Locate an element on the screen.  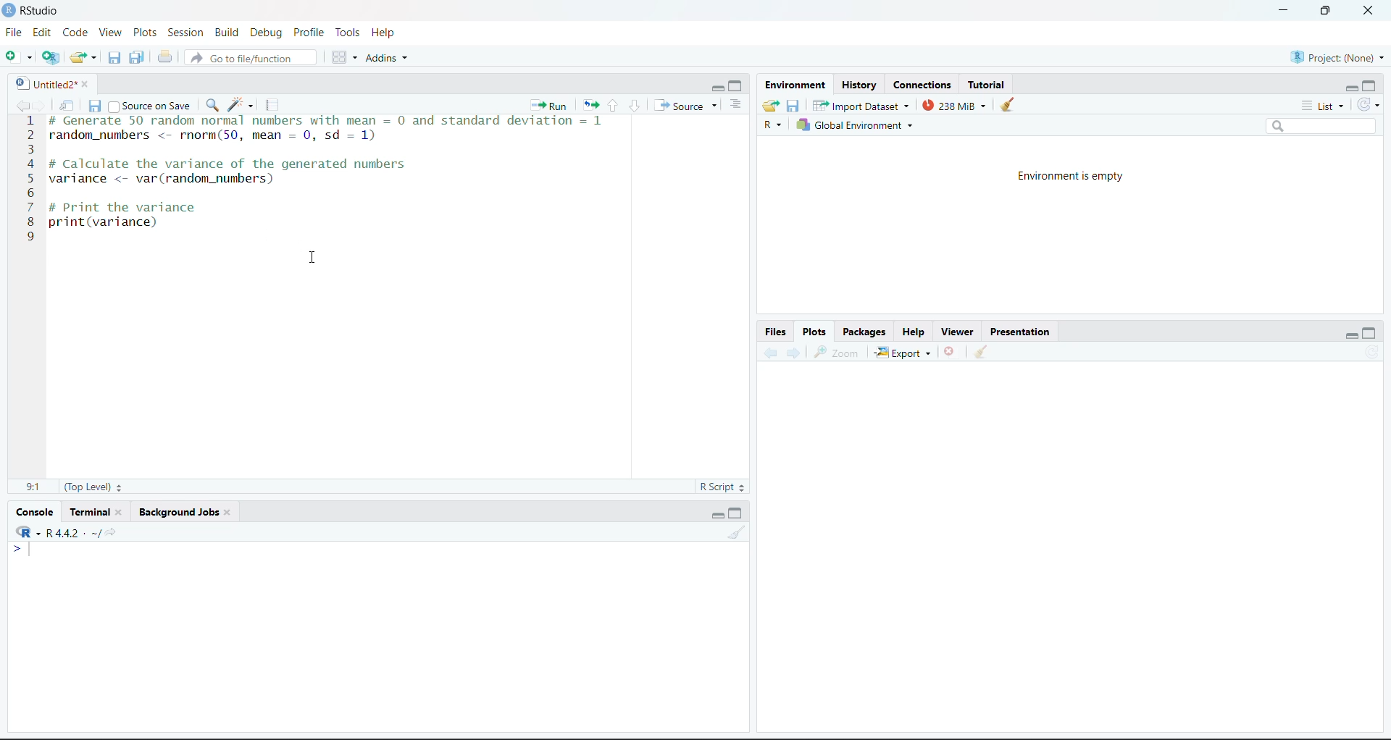
View is located at coordinates (112, 33).